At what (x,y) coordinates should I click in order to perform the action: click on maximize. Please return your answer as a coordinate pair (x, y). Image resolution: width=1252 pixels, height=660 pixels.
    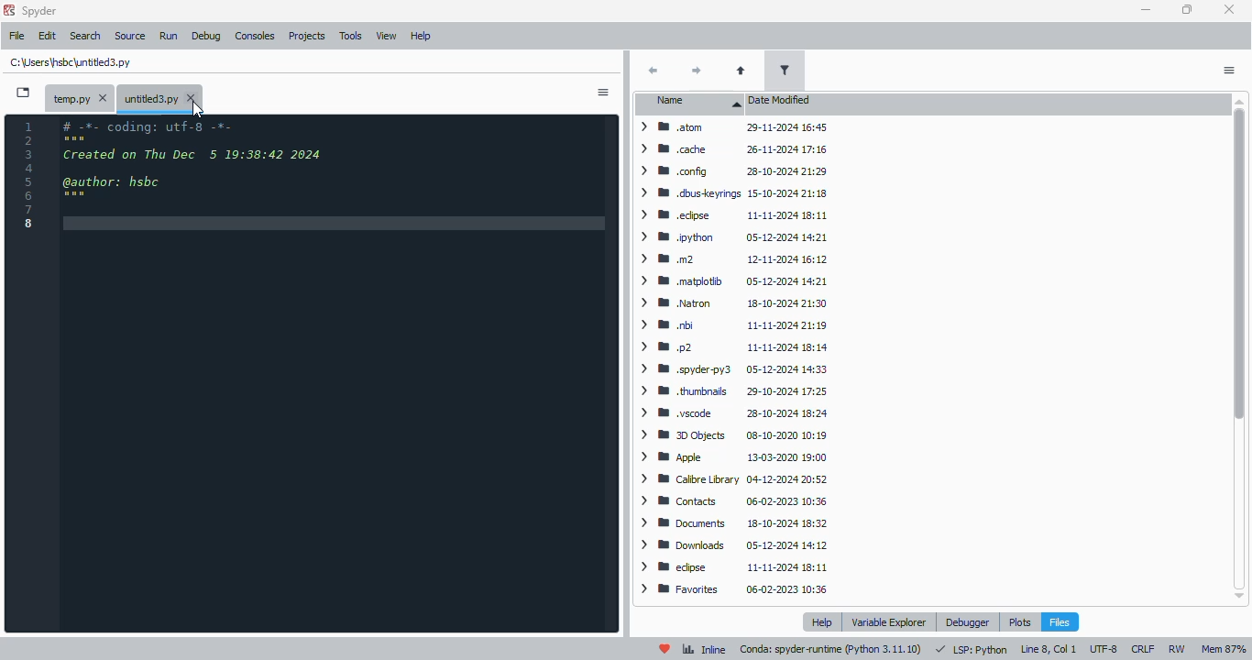
    Looking at the image, I should click on (1188, 9).